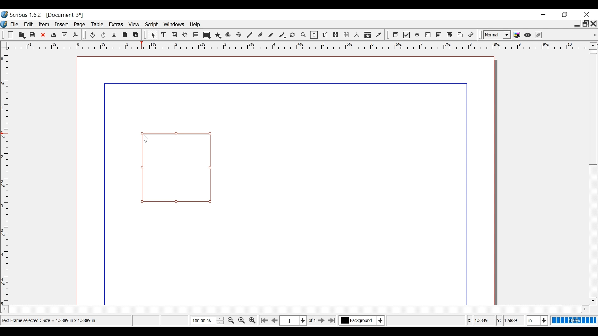 The width and height of the screenshot is (598, 336). What do you see at coordinates (543, 14) in the screenshot?
I see `minimize` at bounding box center [543, 14].